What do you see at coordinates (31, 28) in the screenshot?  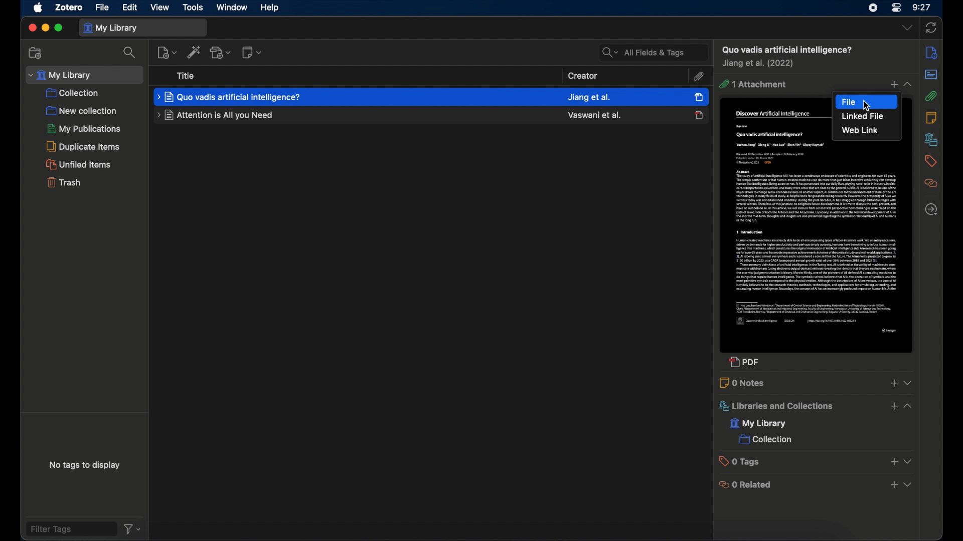 I see `close` at bounding box center [31, 28].